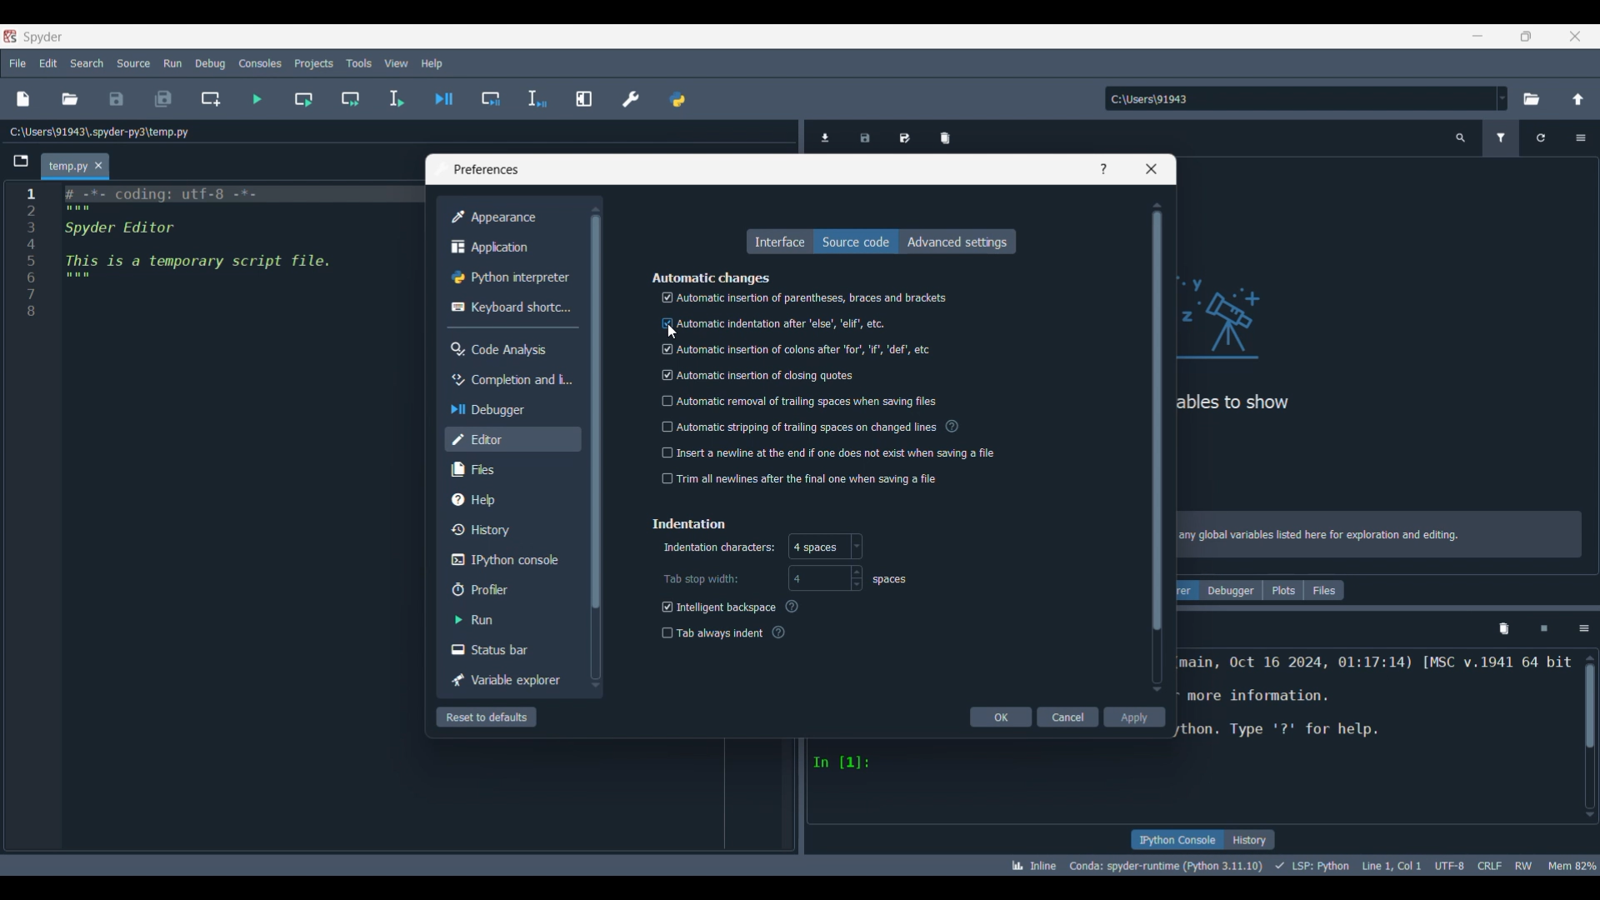 The image size is (1600, 900). Describe the element at coordinates (778, 324) in the screenshot. I see `Automatic indentation after ‘else’, 'elif', etc.` at that location.